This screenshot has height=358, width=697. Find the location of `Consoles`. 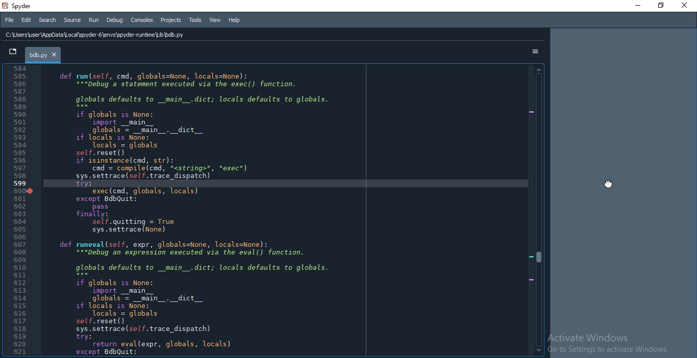

Consoles is located at coordinates (141, 20).